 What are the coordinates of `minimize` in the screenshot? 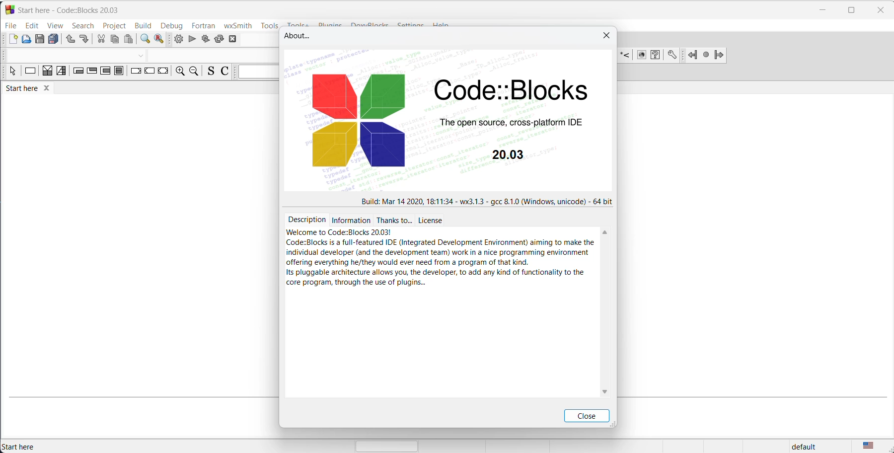 It's located at (822, 9).